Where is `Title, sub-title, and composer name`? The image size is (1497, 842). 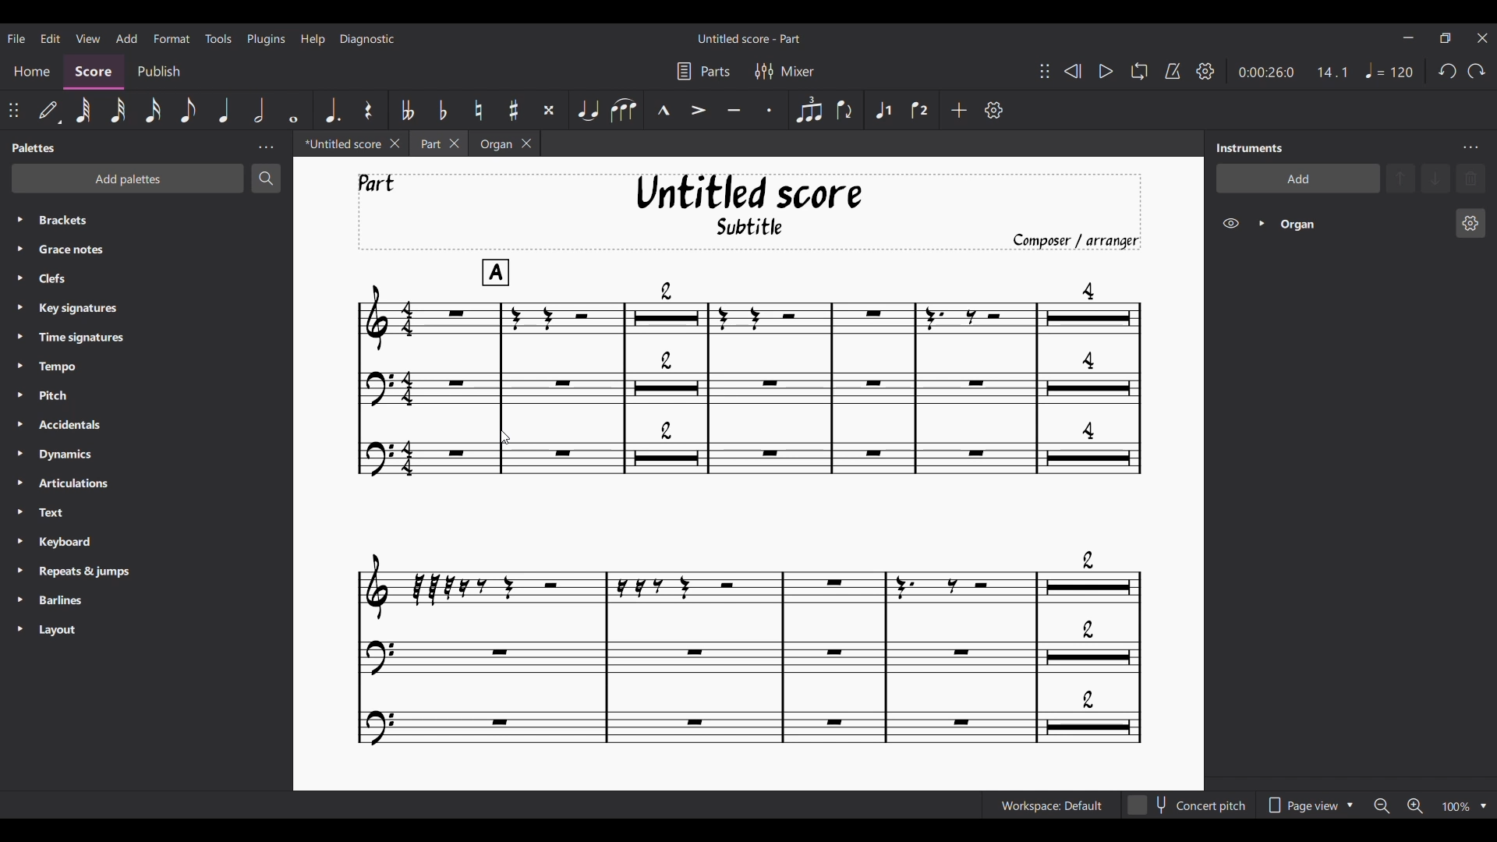 Title, sub-title, and composer name is located at coordinates (749, 212).